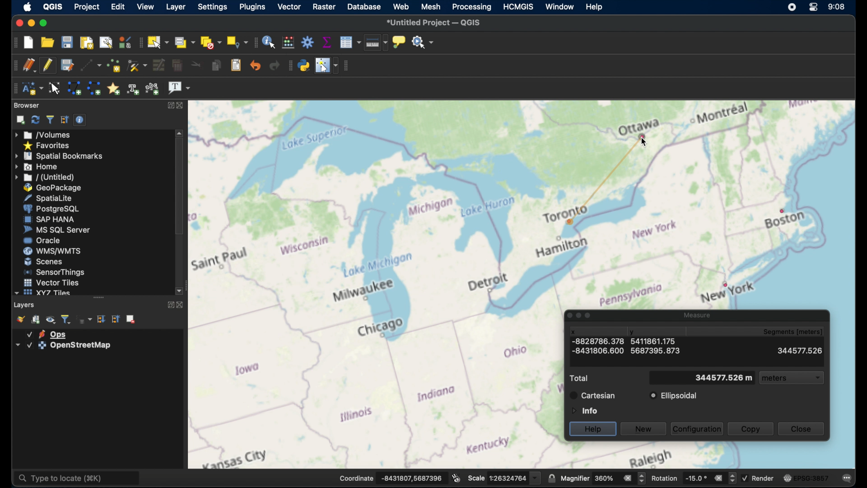  What do you see at coordinates (648, 142) in the screenshot?
I see `cursor` at bounding box center [648, 142].